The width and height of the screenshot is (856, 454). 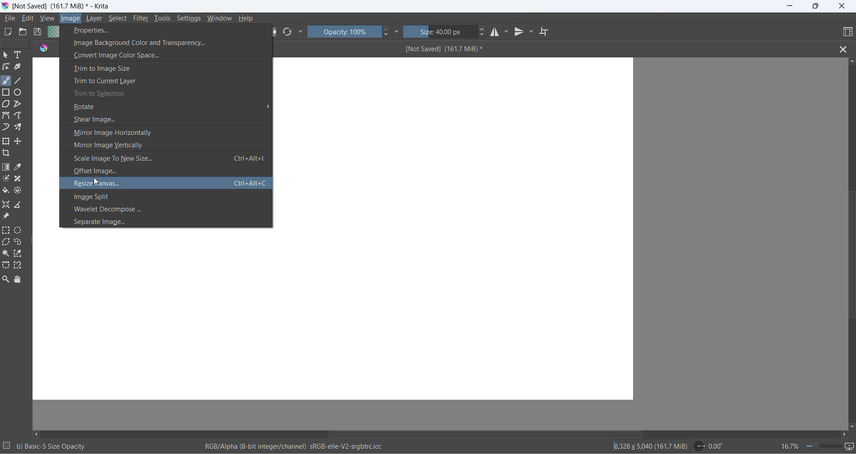 I want to click on more settings dropdown button, so click(x=397, y=32).